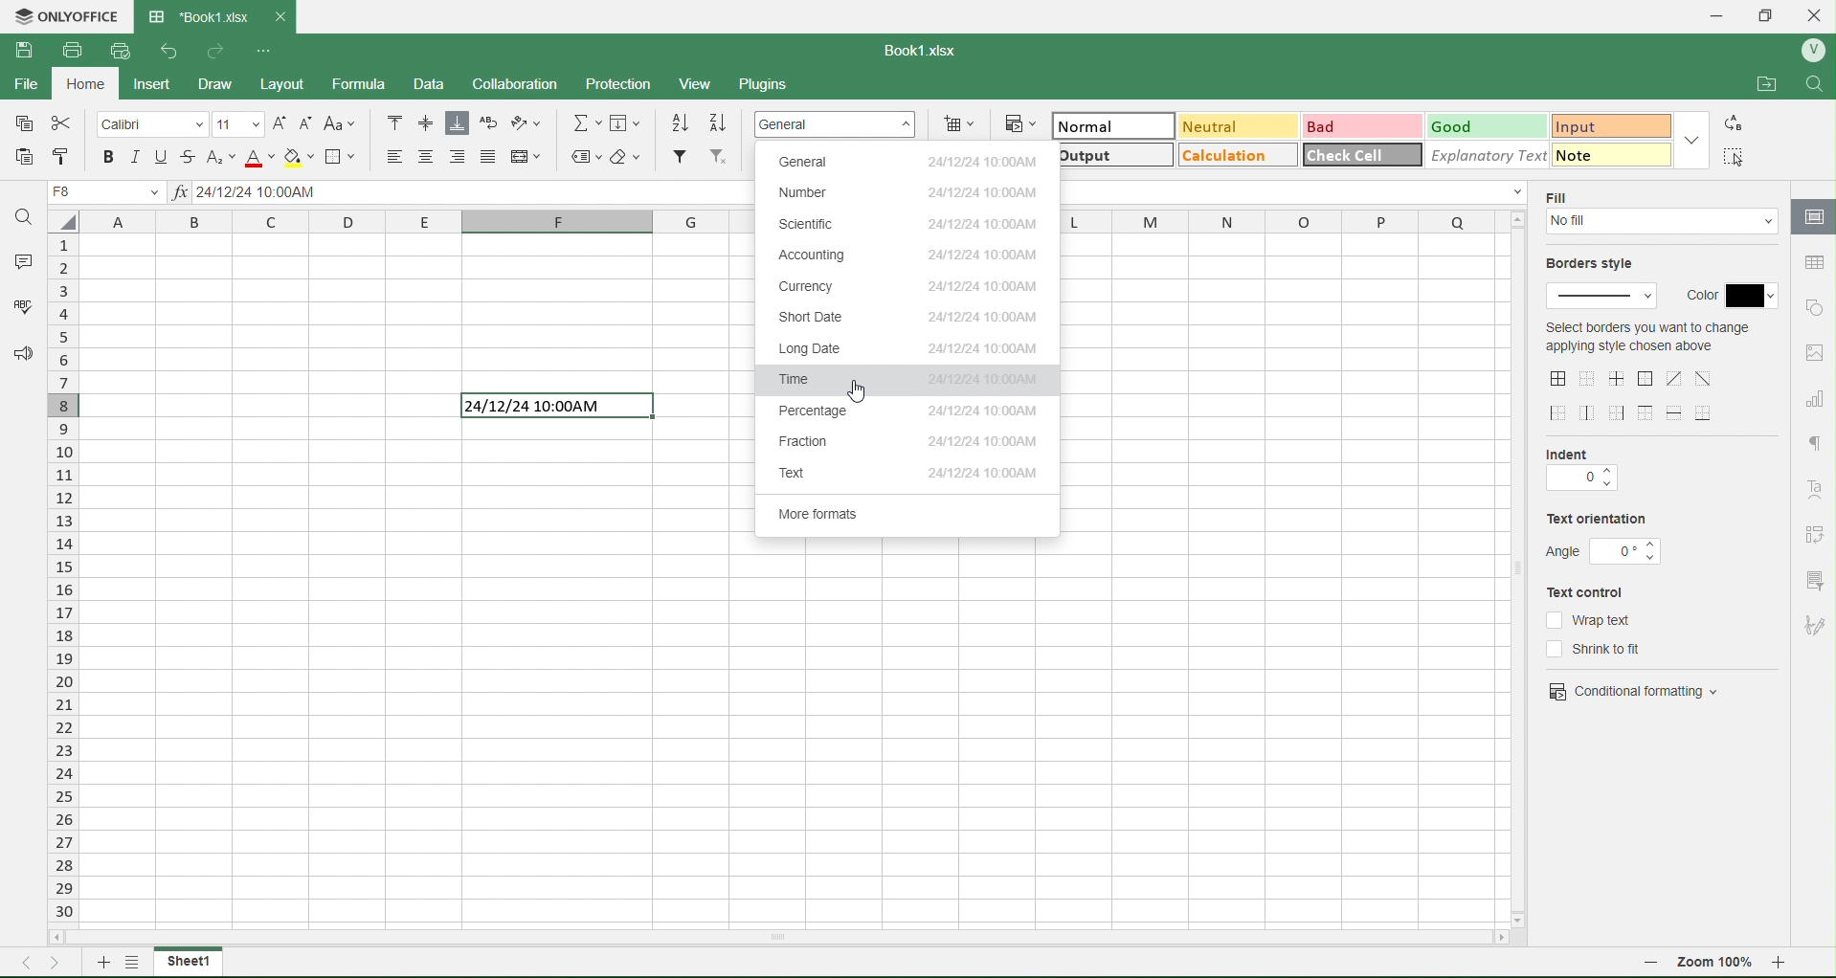  I want to click on Collaboration, so click(526, 84).